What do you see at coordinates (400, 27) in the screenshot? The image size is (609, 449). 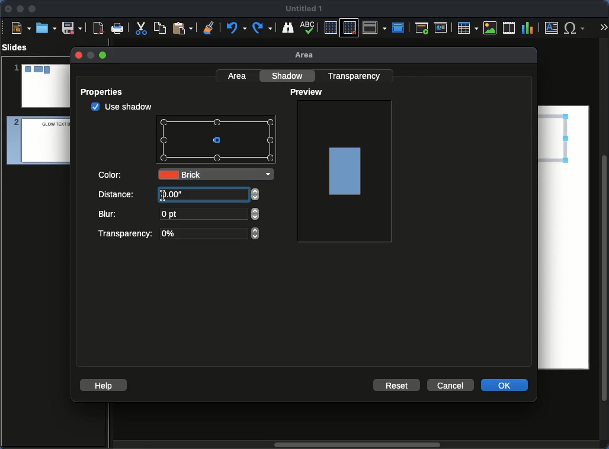 I see `Master slide` at bounding box center [400, 27].